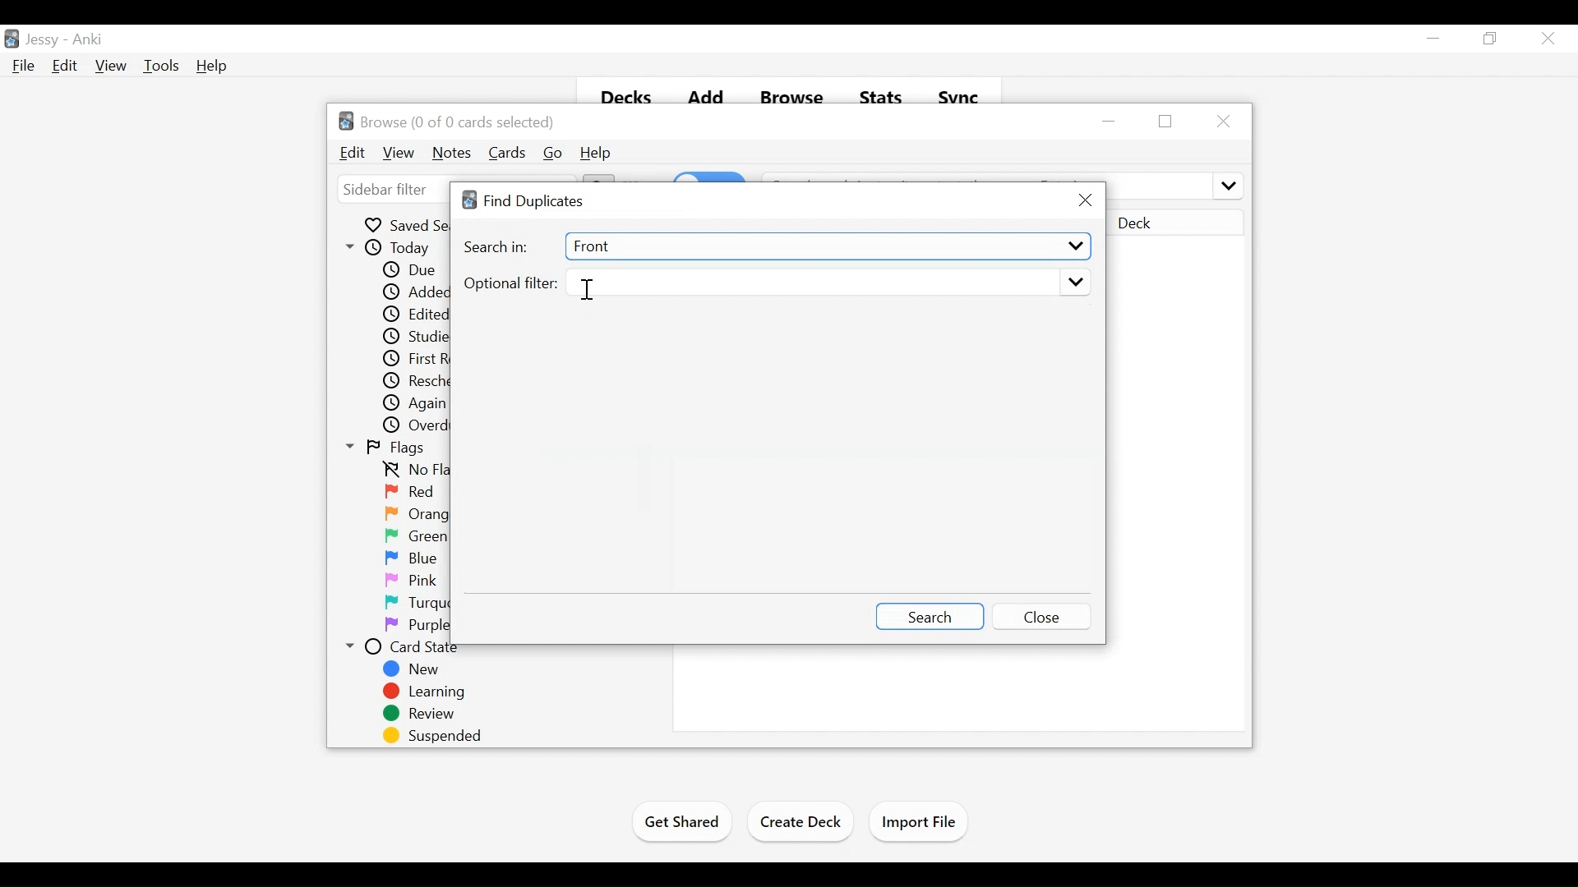 This screenshot has height=887, width=1578. Describe the element at coordinates (929, 615) in the screenshot. I see `Search` at that location.